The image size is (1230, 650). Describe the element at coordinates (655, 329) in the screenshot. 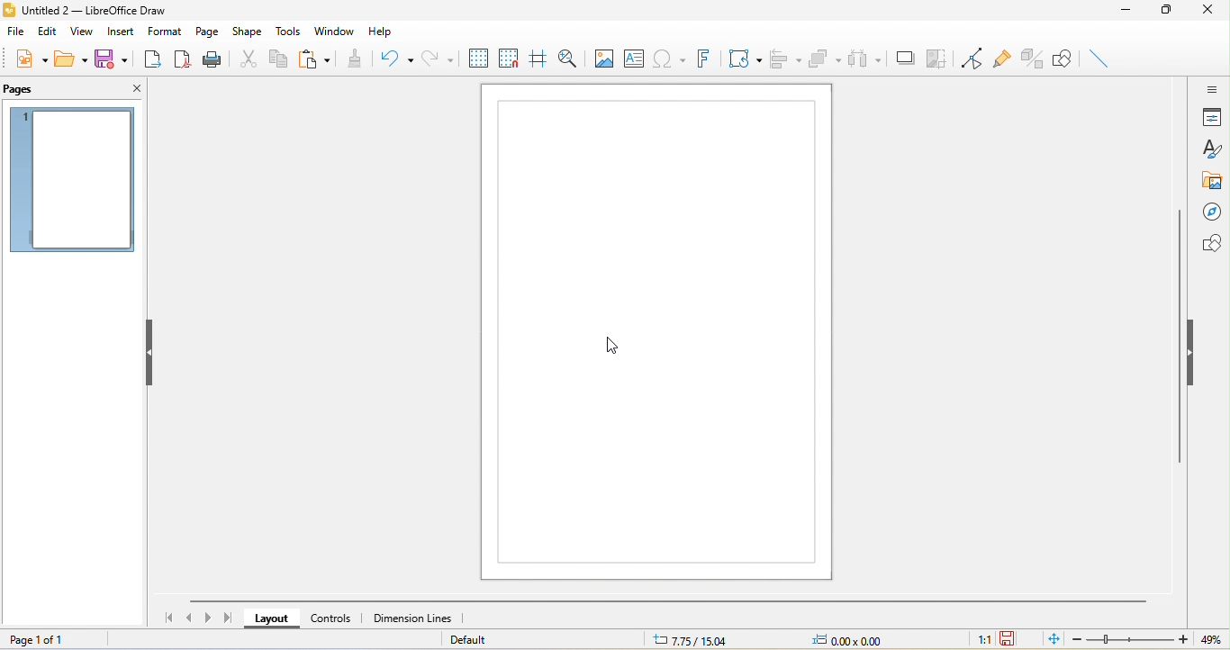

I see `page 1 canvas` at that location.